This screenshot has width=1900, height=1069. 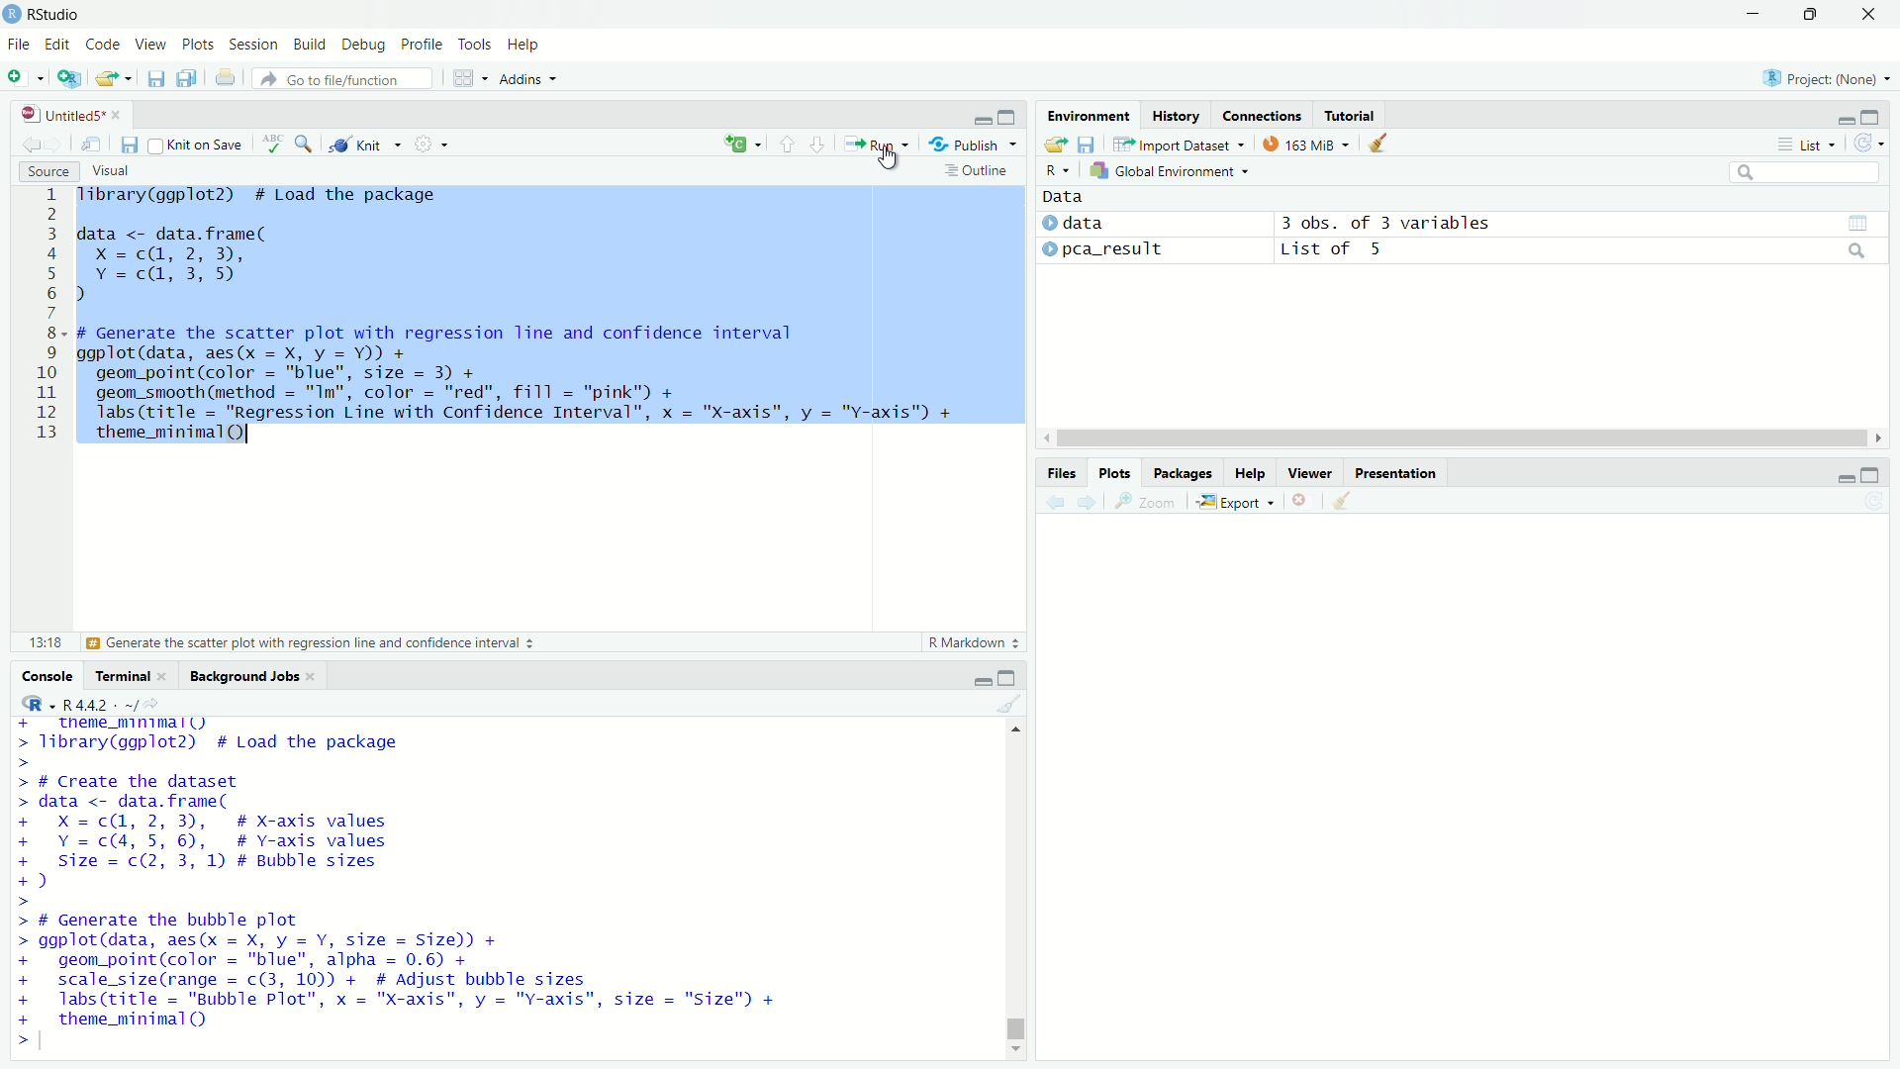 I want to click on Debug, so click(x=363, y=45).